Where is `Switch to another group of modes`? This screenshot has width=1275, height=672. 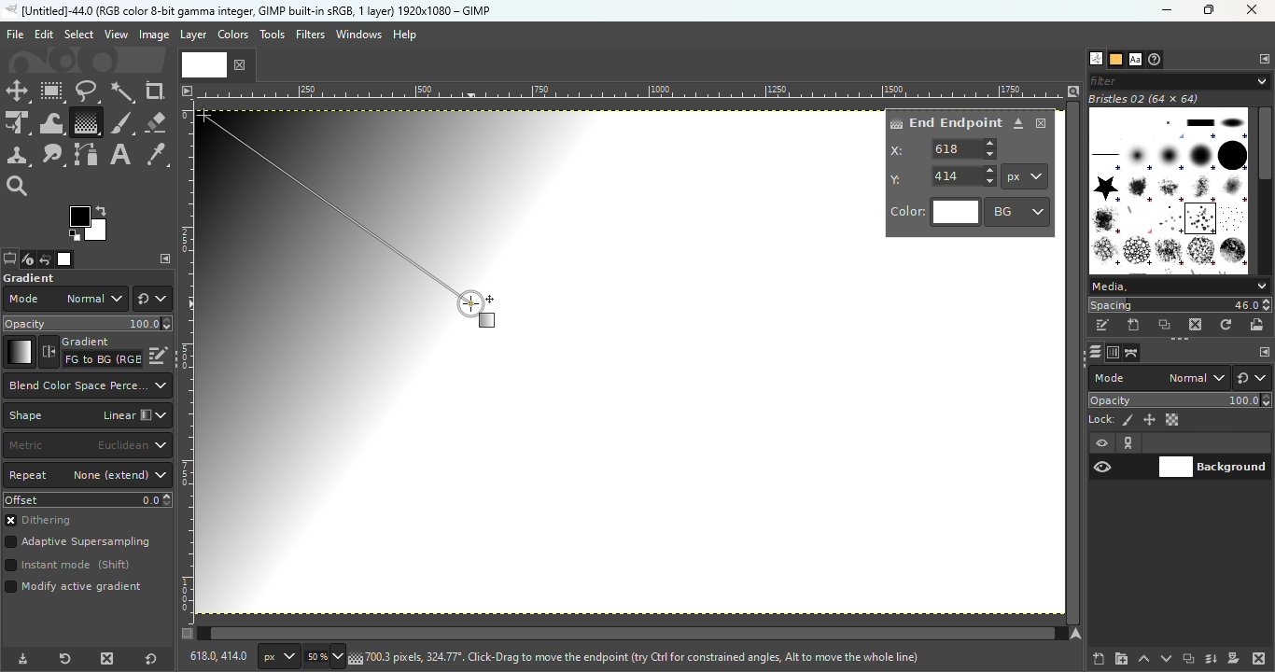 Switch to another group of modes is located at coordinates (1255, 378).